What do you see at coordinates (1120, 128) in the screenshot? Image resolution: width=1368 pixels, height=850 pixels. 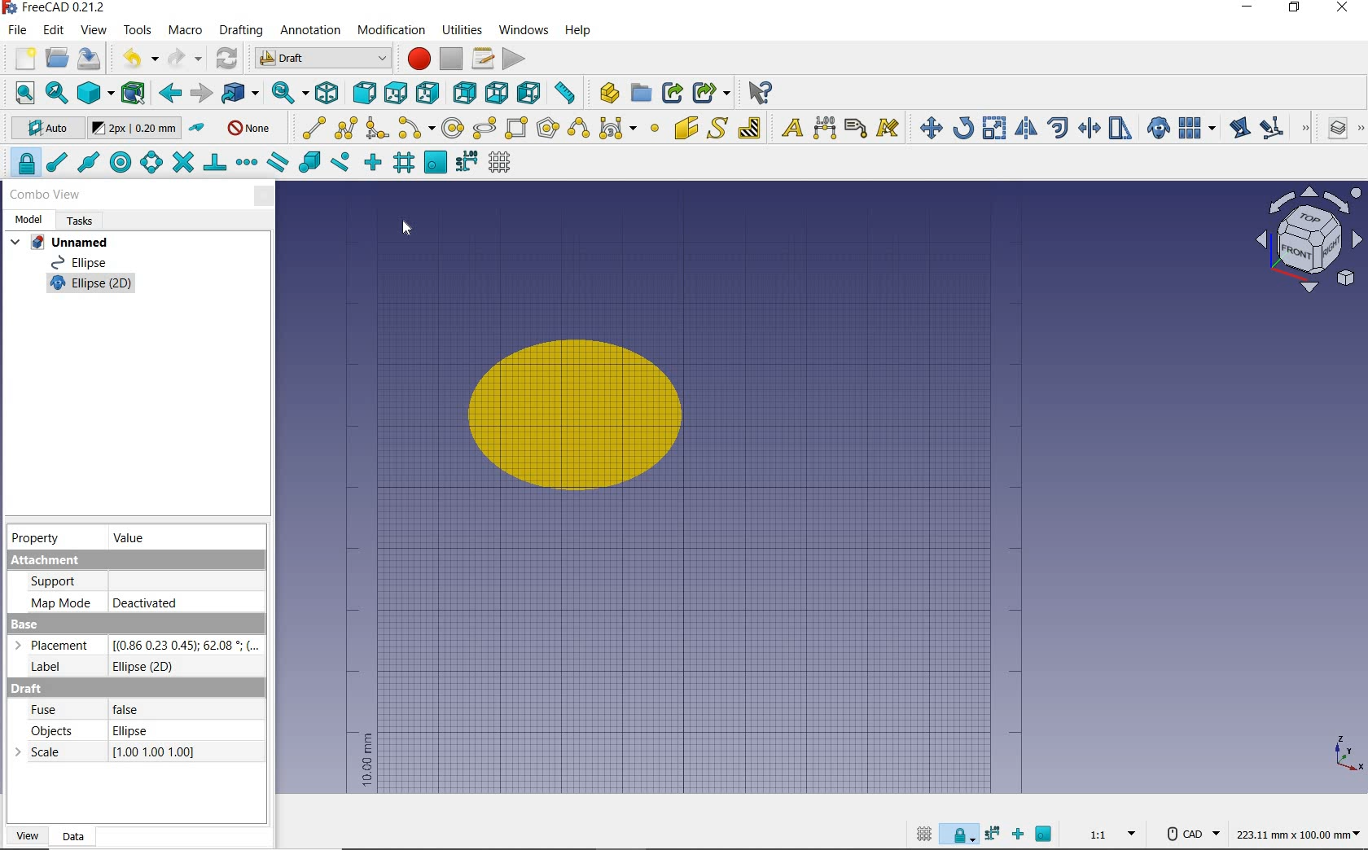 I see `stretch` at bounding box center [1120, 128].